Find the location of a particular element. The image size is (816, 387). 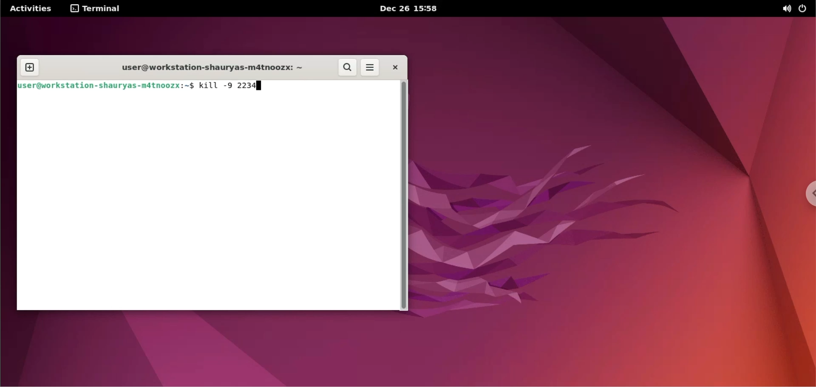

power options is located at coordinates (807, 8).